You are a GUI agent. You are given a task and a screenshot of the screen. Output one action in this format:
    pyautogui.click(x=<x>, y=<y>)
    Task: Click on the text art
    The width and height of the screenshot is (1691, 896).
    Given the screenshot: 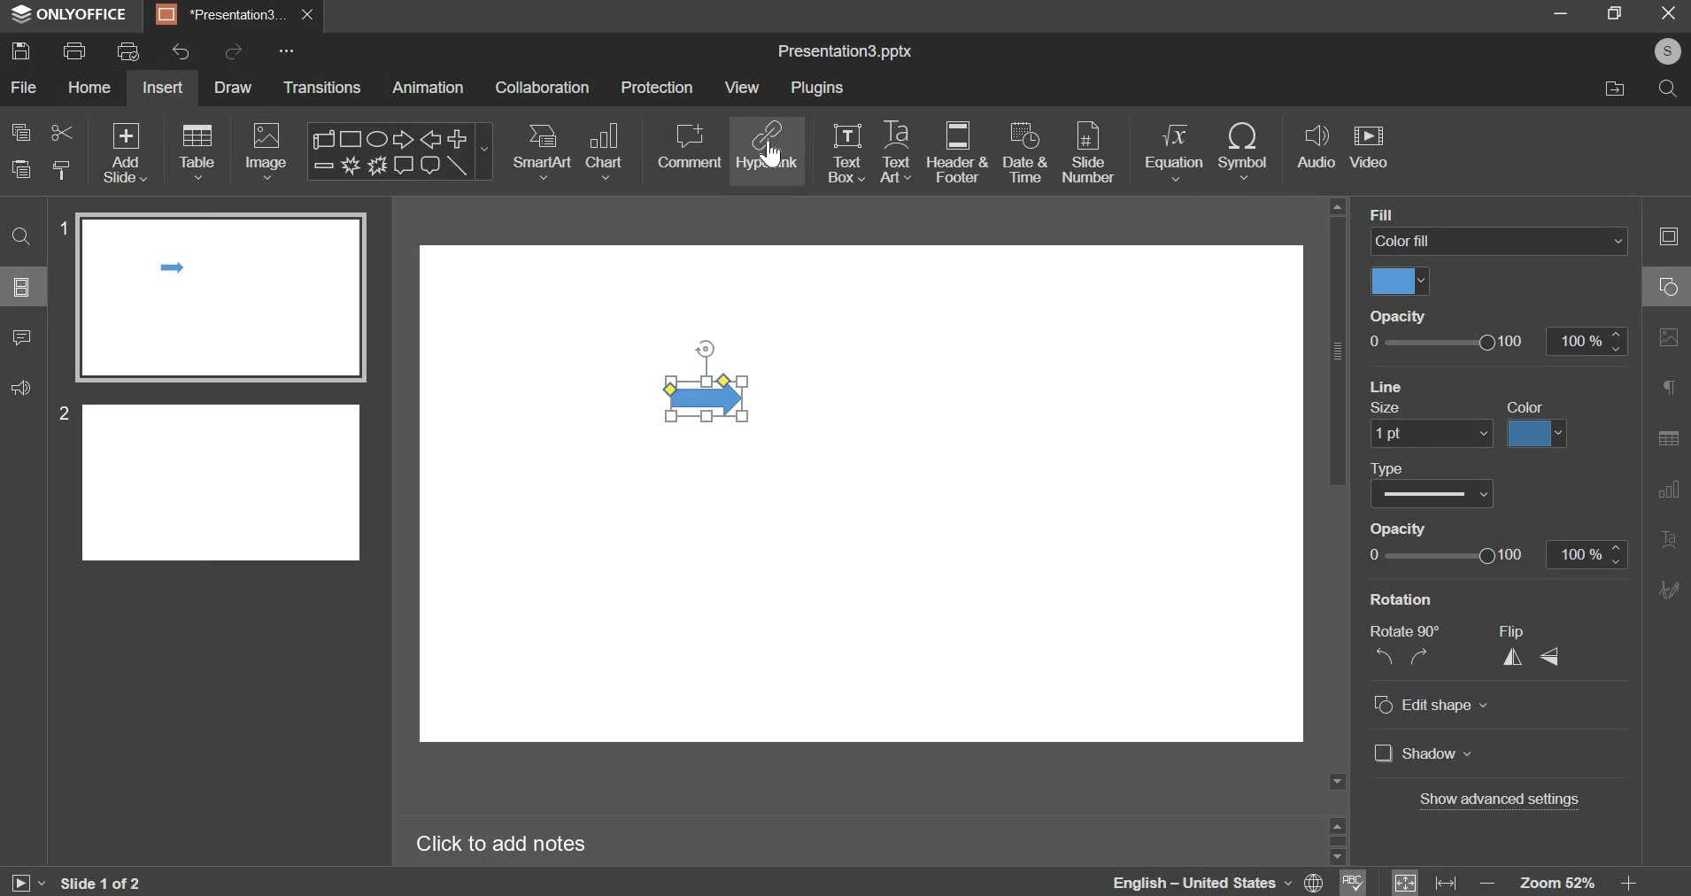 What is the action you would take?
    pyautogui.click(x=895, y=151)
    